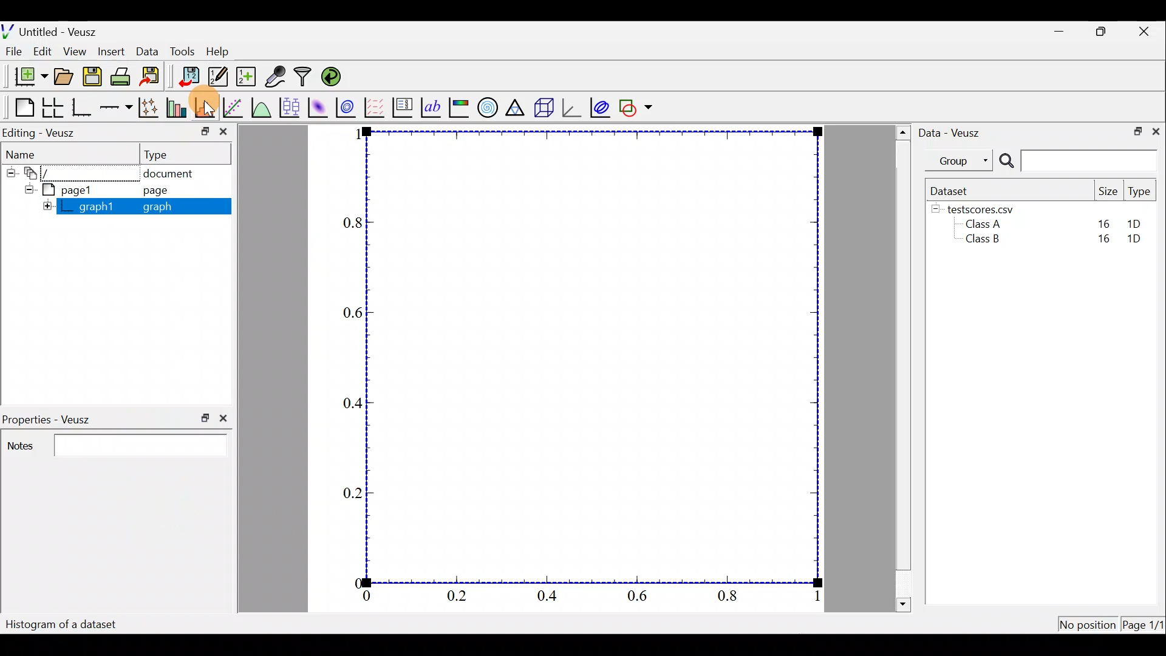 The height and width of the screenshot is (656, 1166). Describe the element at coordinates (186, 154) in the screenshot. I see `Type` at that location.